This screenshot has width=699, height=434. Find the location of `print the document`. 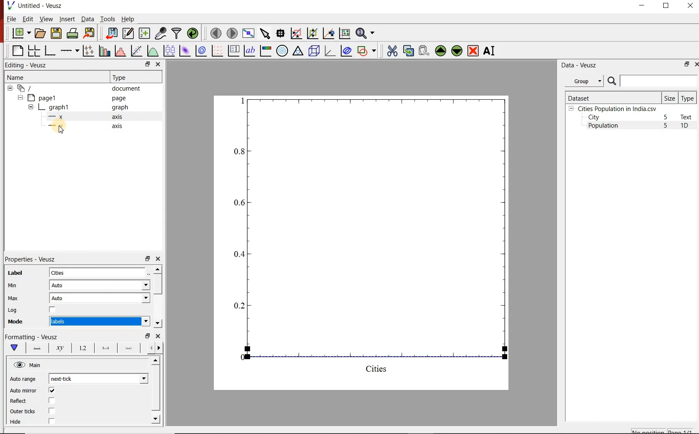

print the document is located at coordinates (72, 34).